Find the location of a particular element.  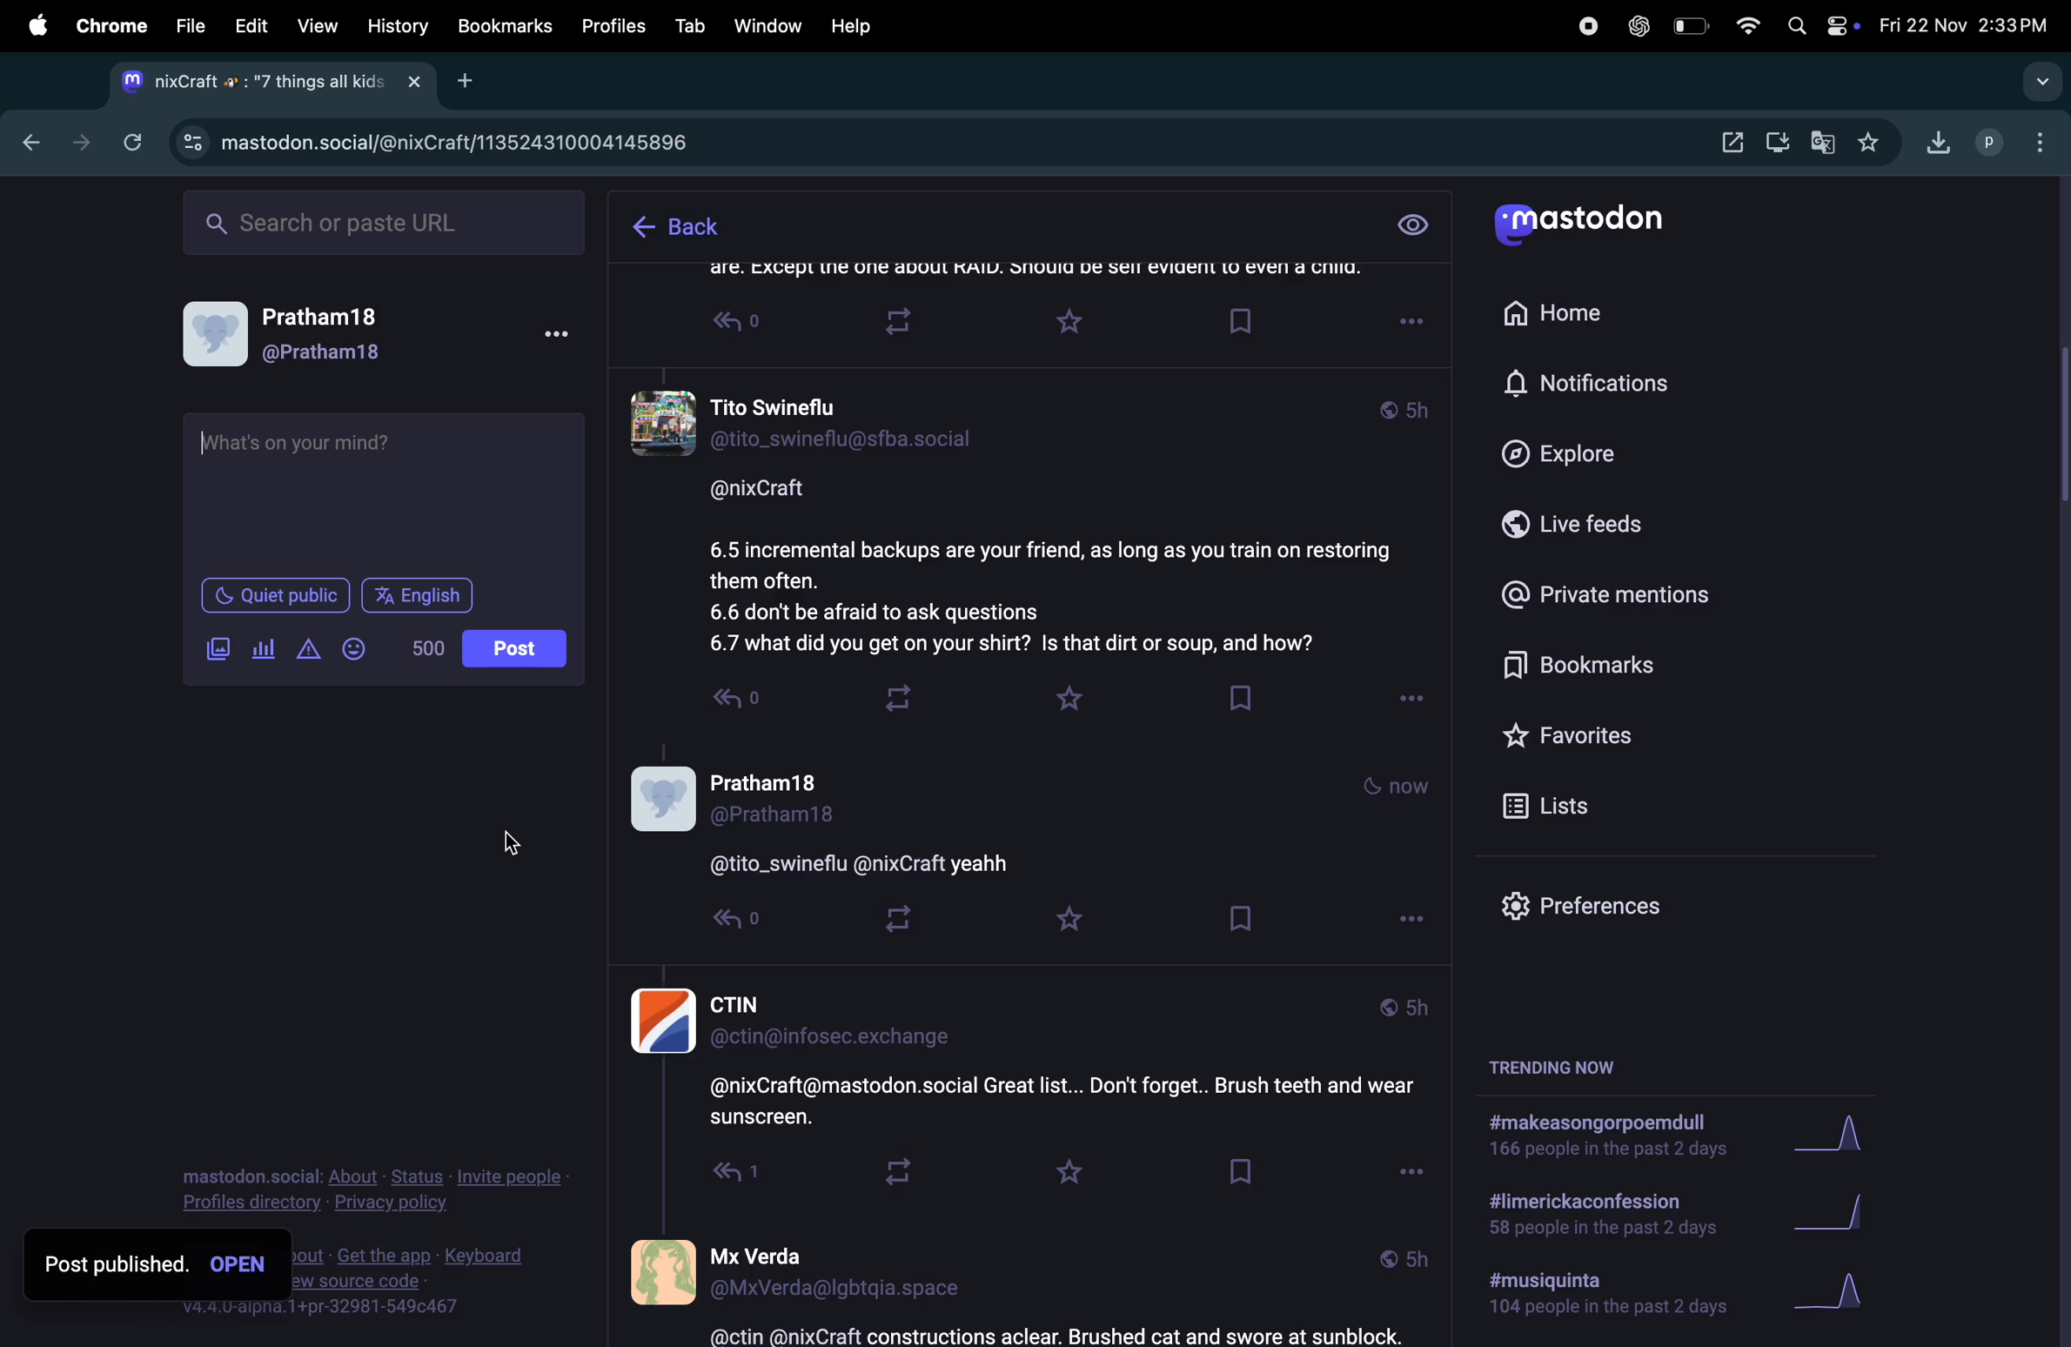

apple widgets is located at coordinates (1823, 26).